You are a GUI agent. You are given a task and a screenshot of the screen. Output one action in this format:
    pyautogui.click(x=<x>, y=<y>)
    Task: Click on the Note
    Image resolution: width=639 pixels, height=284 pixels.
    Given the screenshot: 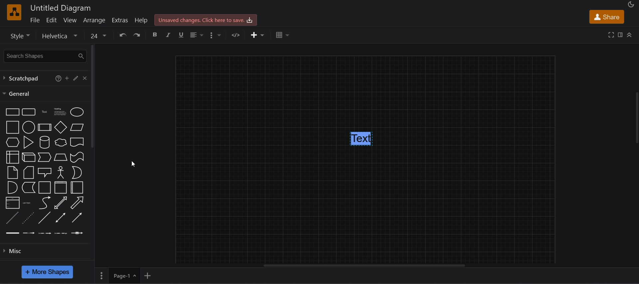 What is the action you would take?
    pyautogui.click(x=12, y=173)
    